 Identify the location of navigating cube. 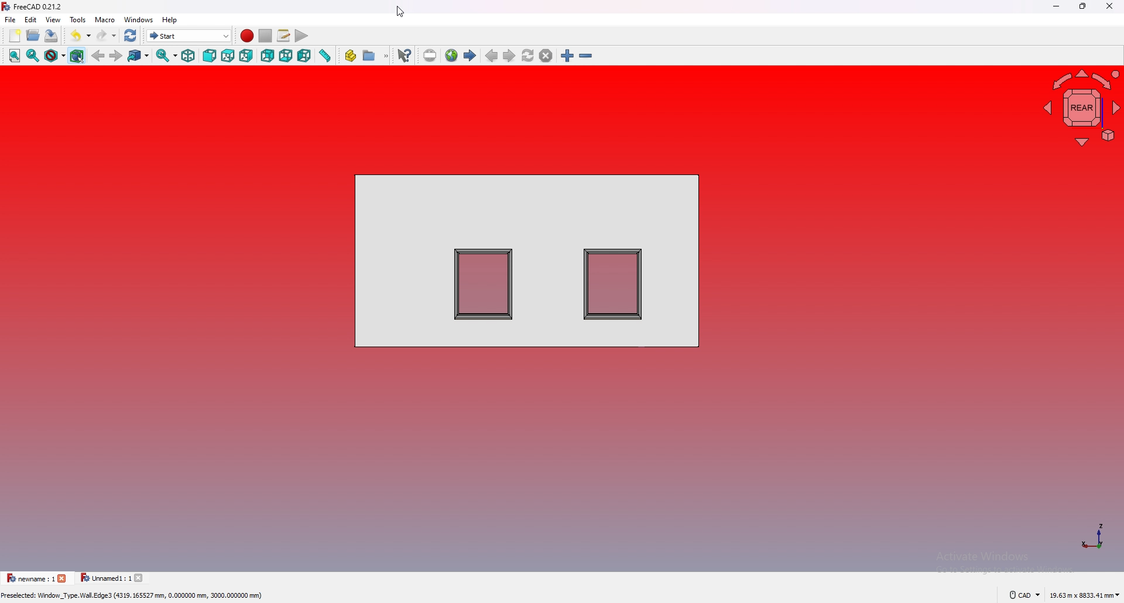
(1081, 109).